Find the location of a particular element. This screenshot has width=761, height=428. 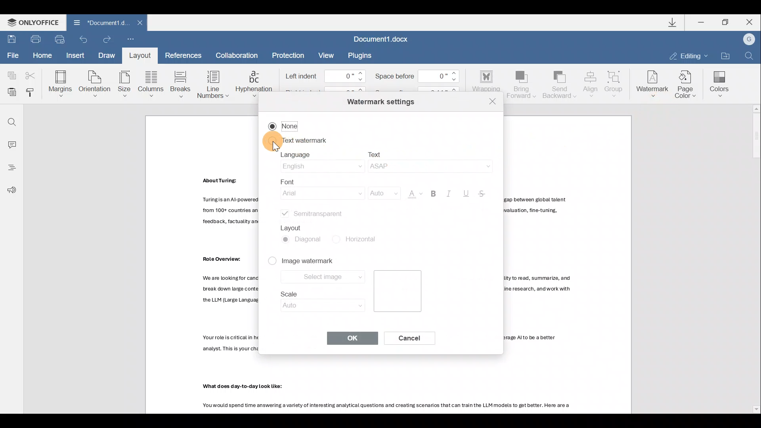

Wrapping is located at coordinates (485, 84).